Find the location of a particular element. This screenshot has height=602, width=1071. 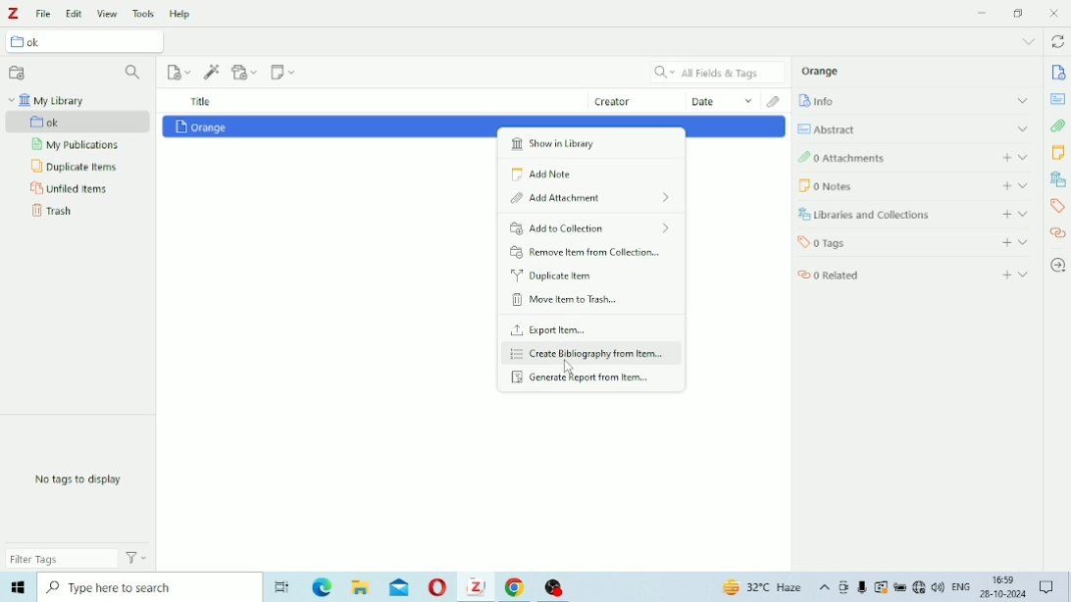

Opera Mini is located at coordinates (438, 588).